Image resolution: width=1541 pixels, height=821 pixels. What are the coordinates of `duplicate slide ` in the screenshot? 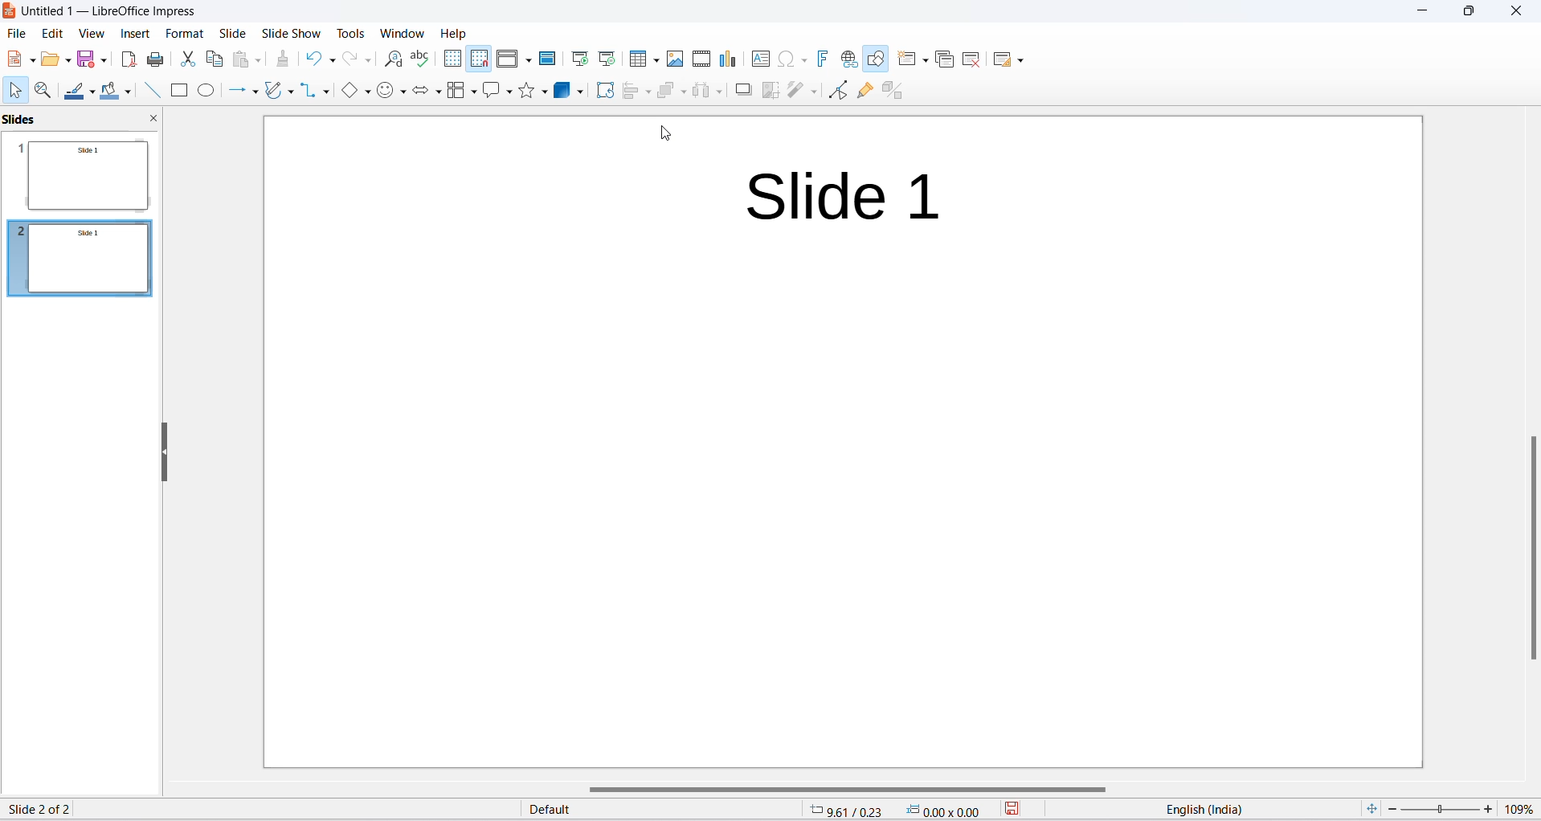 It's located at (840, 444).